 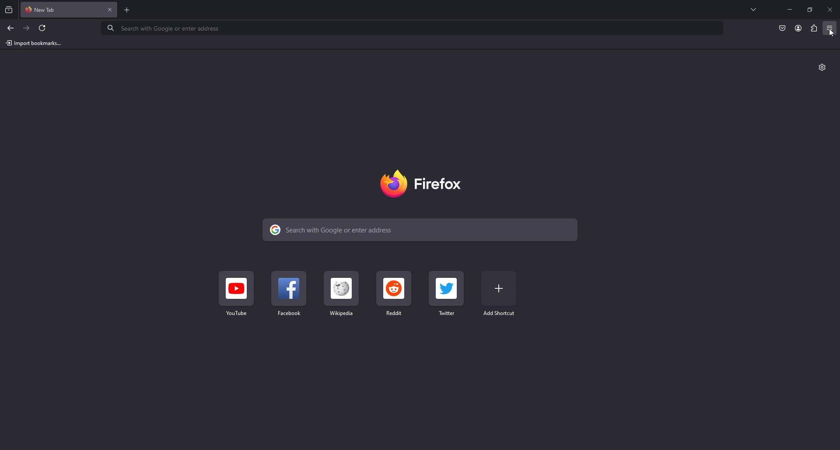 What do you see at coordinates (62, 9) in the screenshot?
I see `new tab` at bounding box center [62, 9].